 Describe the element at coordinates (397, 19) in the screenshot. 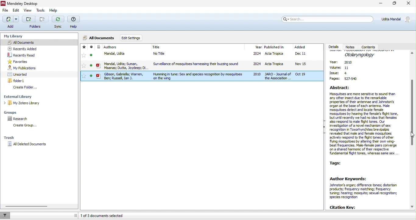

I see `account` at that location.